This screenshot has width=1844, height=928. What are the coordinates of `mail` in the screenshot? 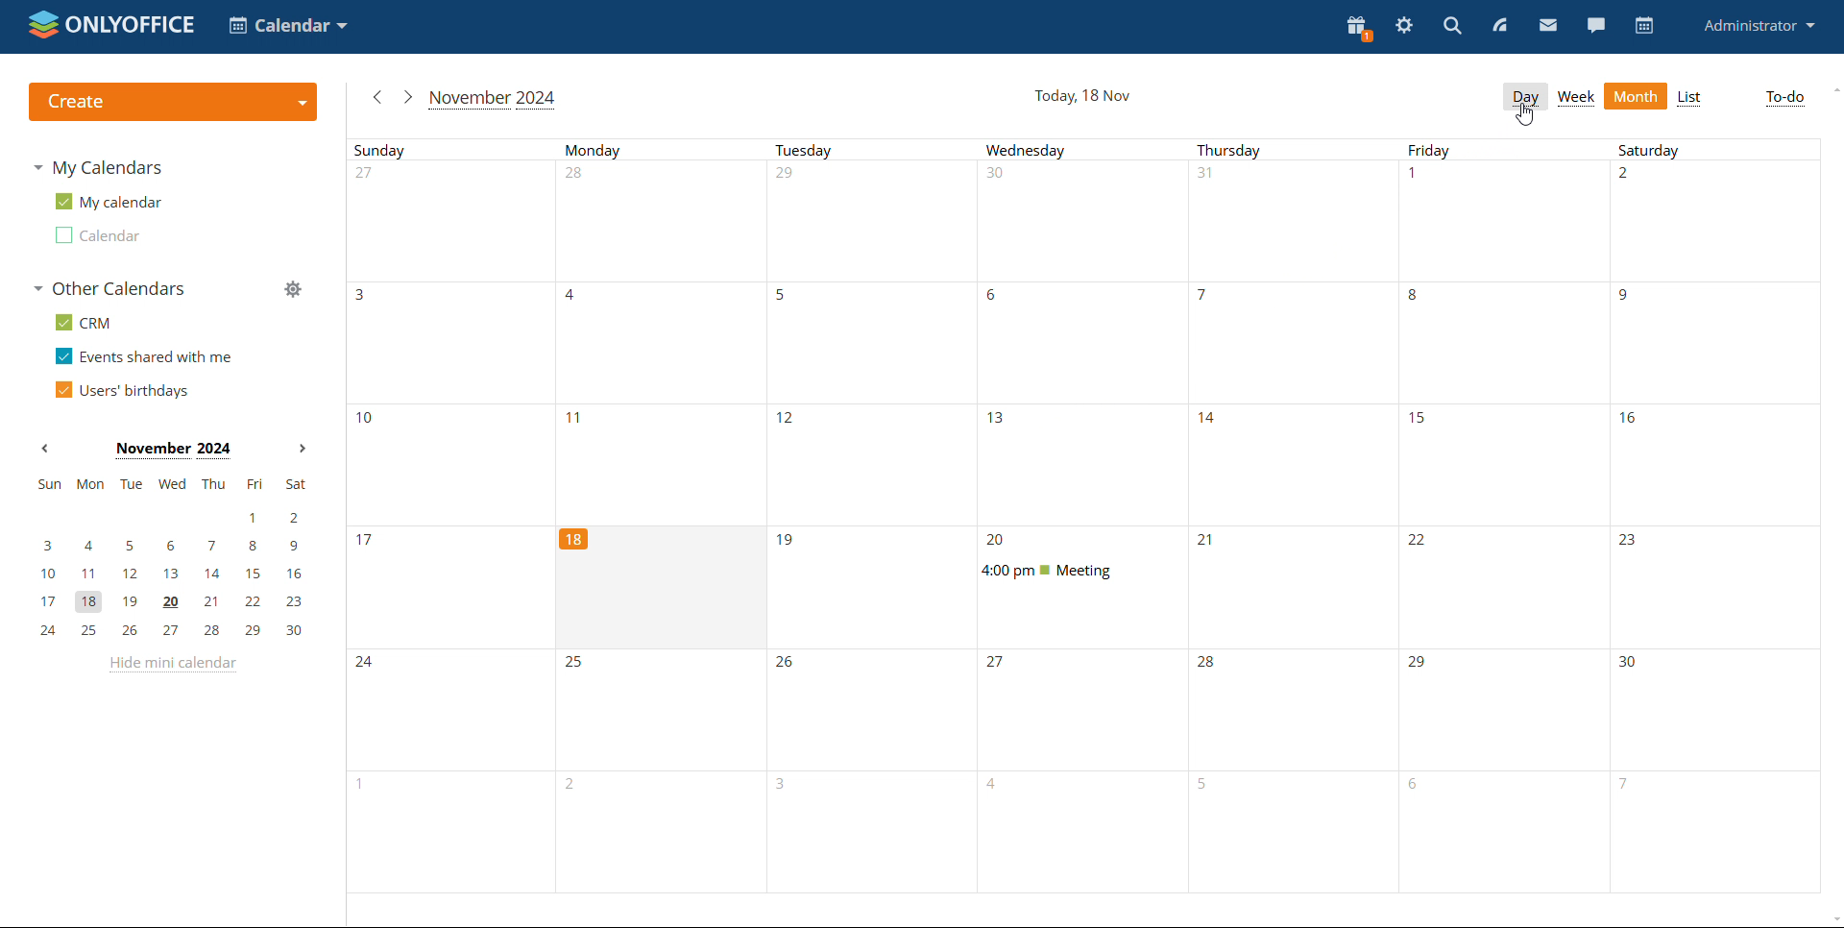 It's located at (1547, 26).